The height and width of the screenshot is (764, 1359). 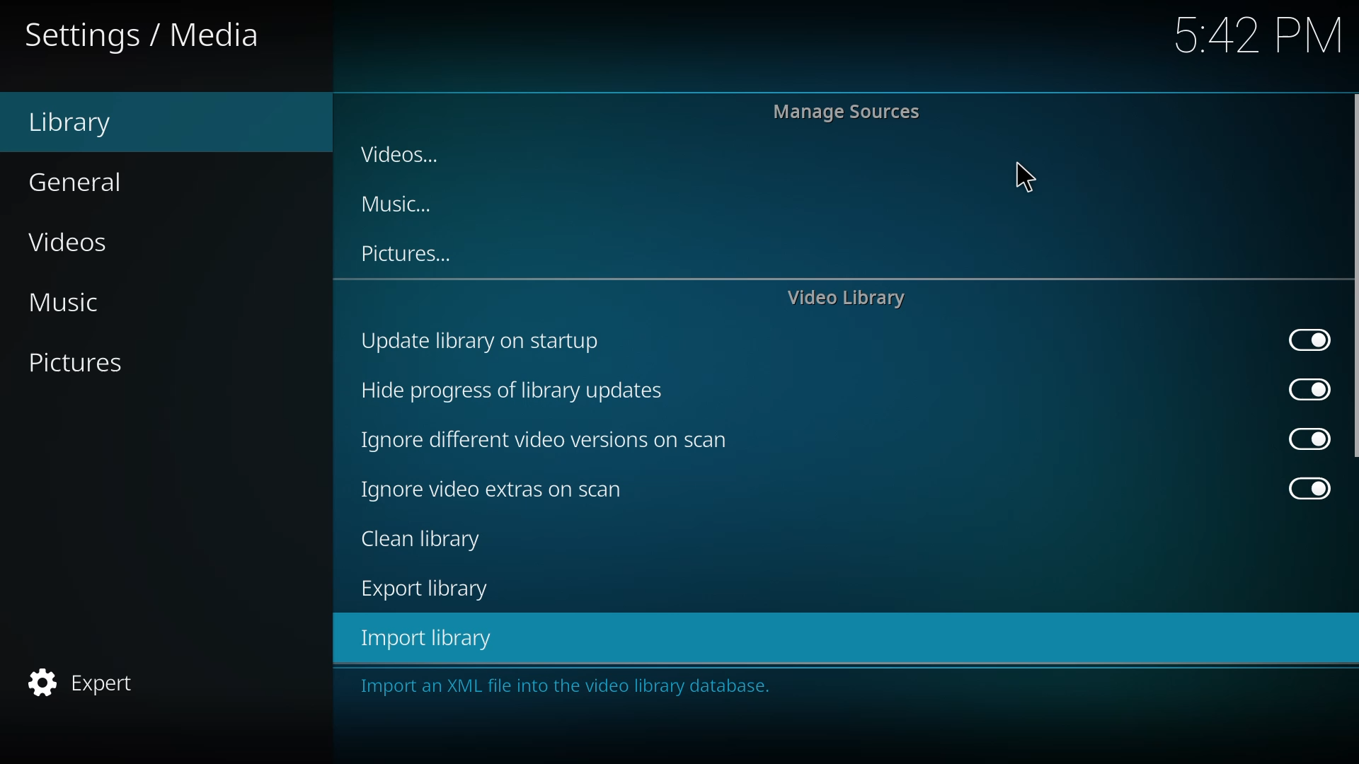 What do you see at coordinates (391, 204) in the screenshot?
I see `music` at bounding box center [391, 204].